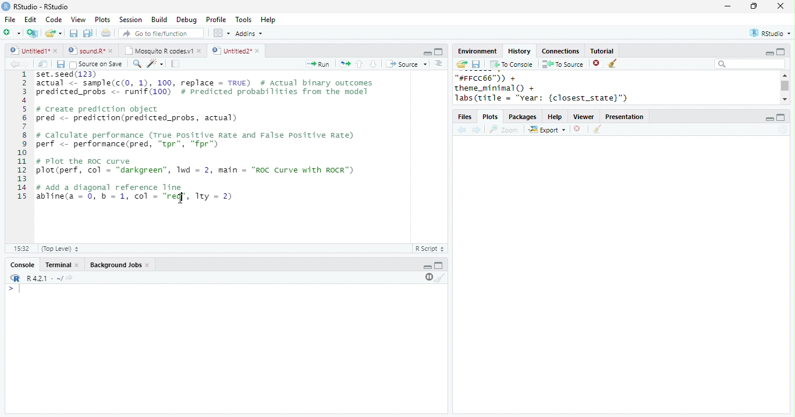 The image size is (795, 417). Describe the element at coordinates (23, 136) in the screenshot. I see `line numbering` at that location.